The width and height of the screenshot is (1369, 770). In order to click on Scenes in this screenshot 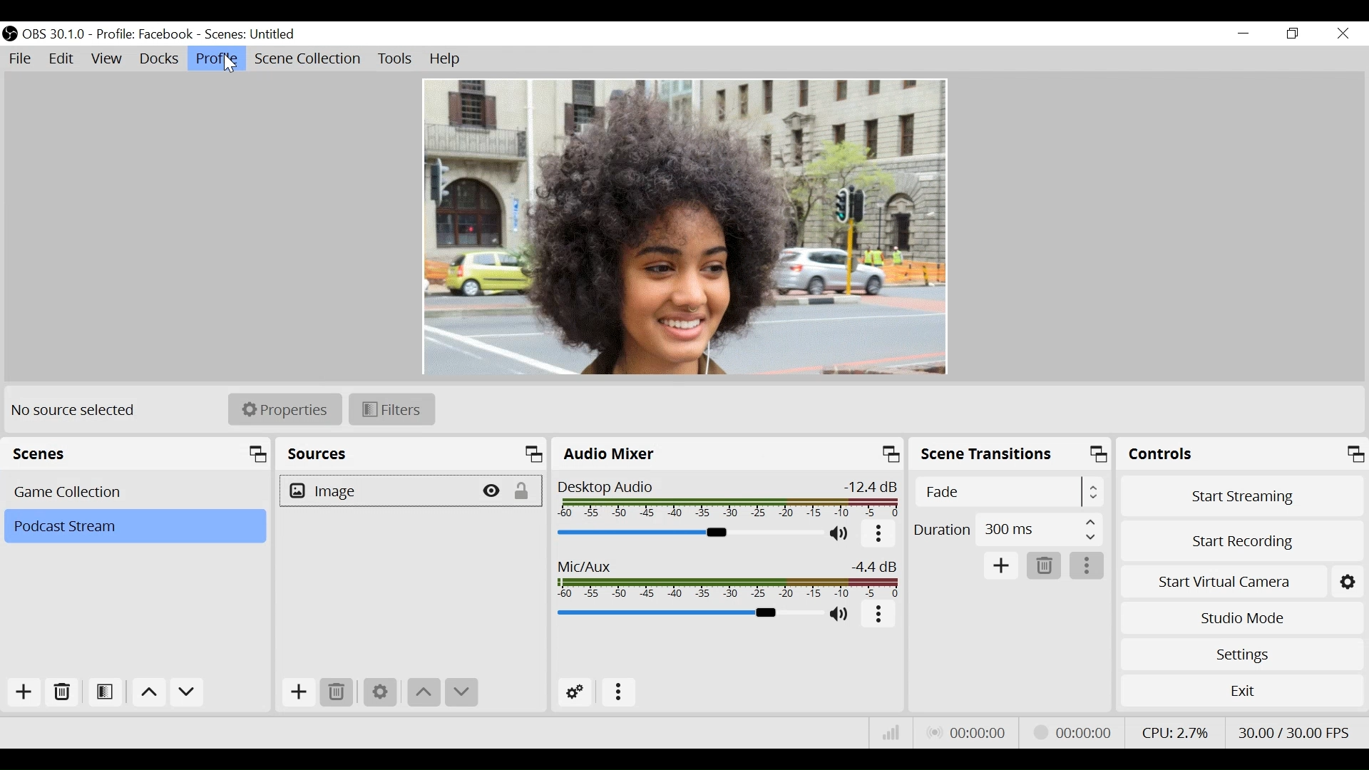, I will do `click(136, 453)`.